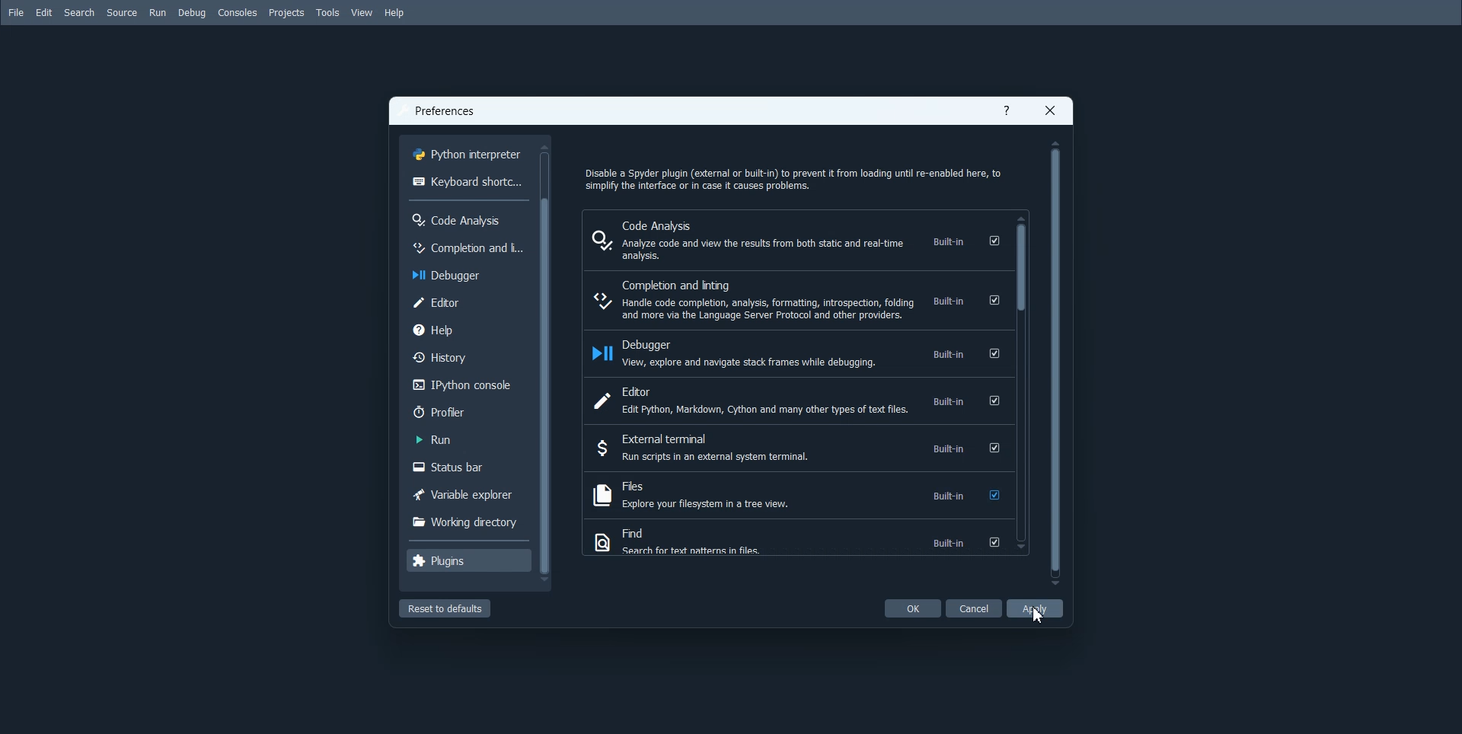 This screenshot has width=1462, height=734. I want to click on Find, so click(796, 541).